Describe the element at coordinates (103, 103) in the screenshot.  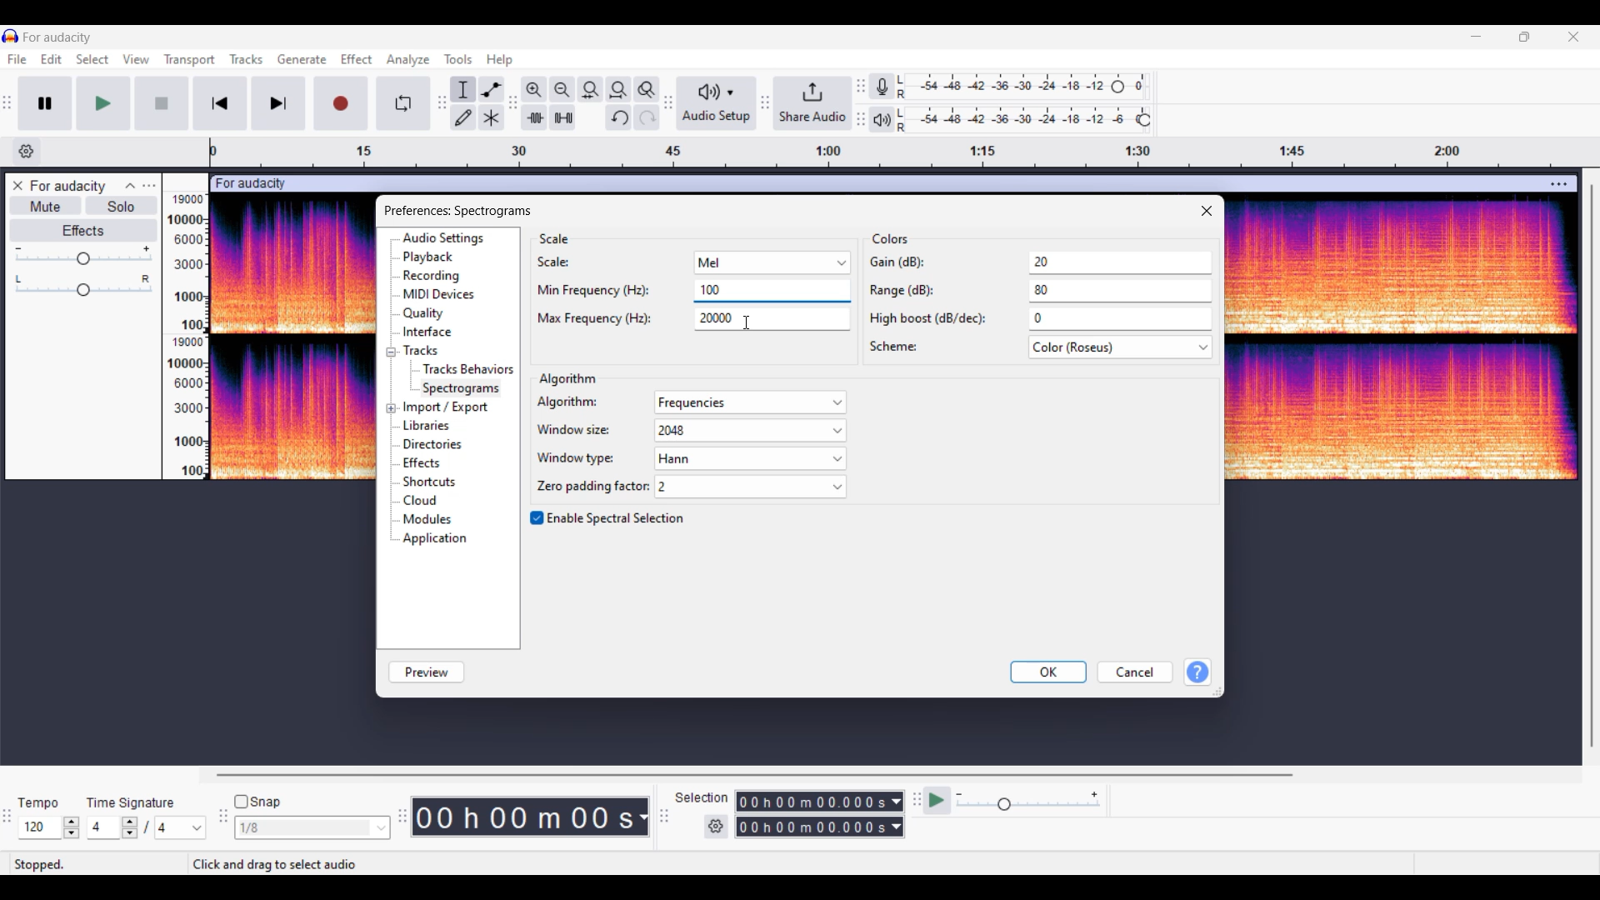
I see `Play/Play once` at that location.